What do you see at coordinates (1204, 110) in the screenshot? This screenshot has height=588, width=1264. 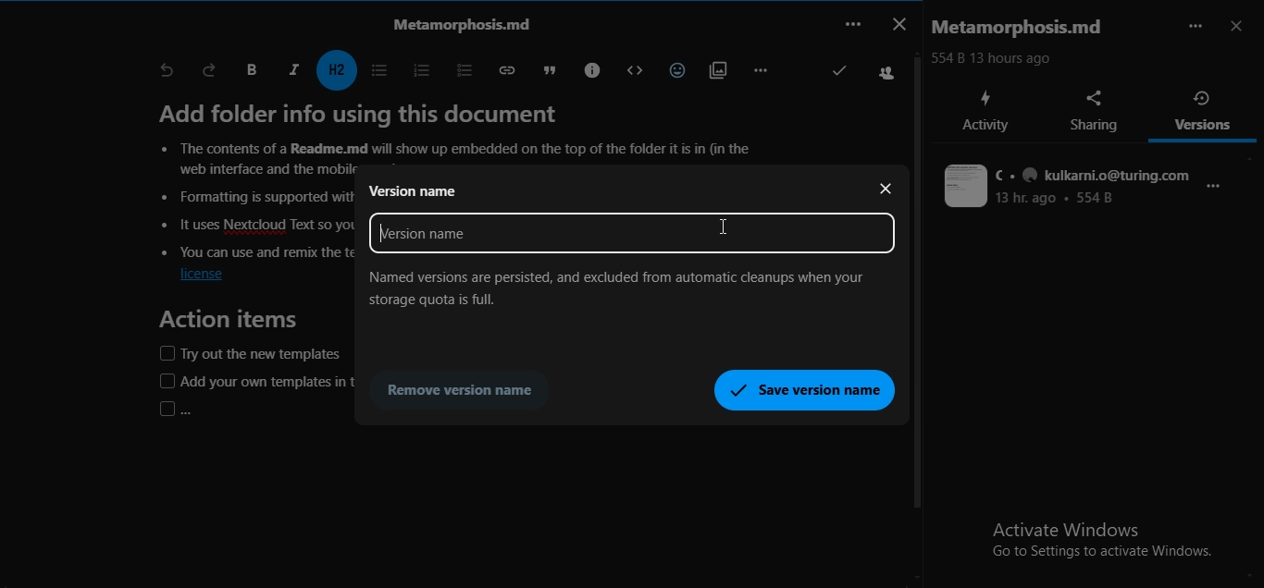 I see `versions` at bounding box center [1204, 110].